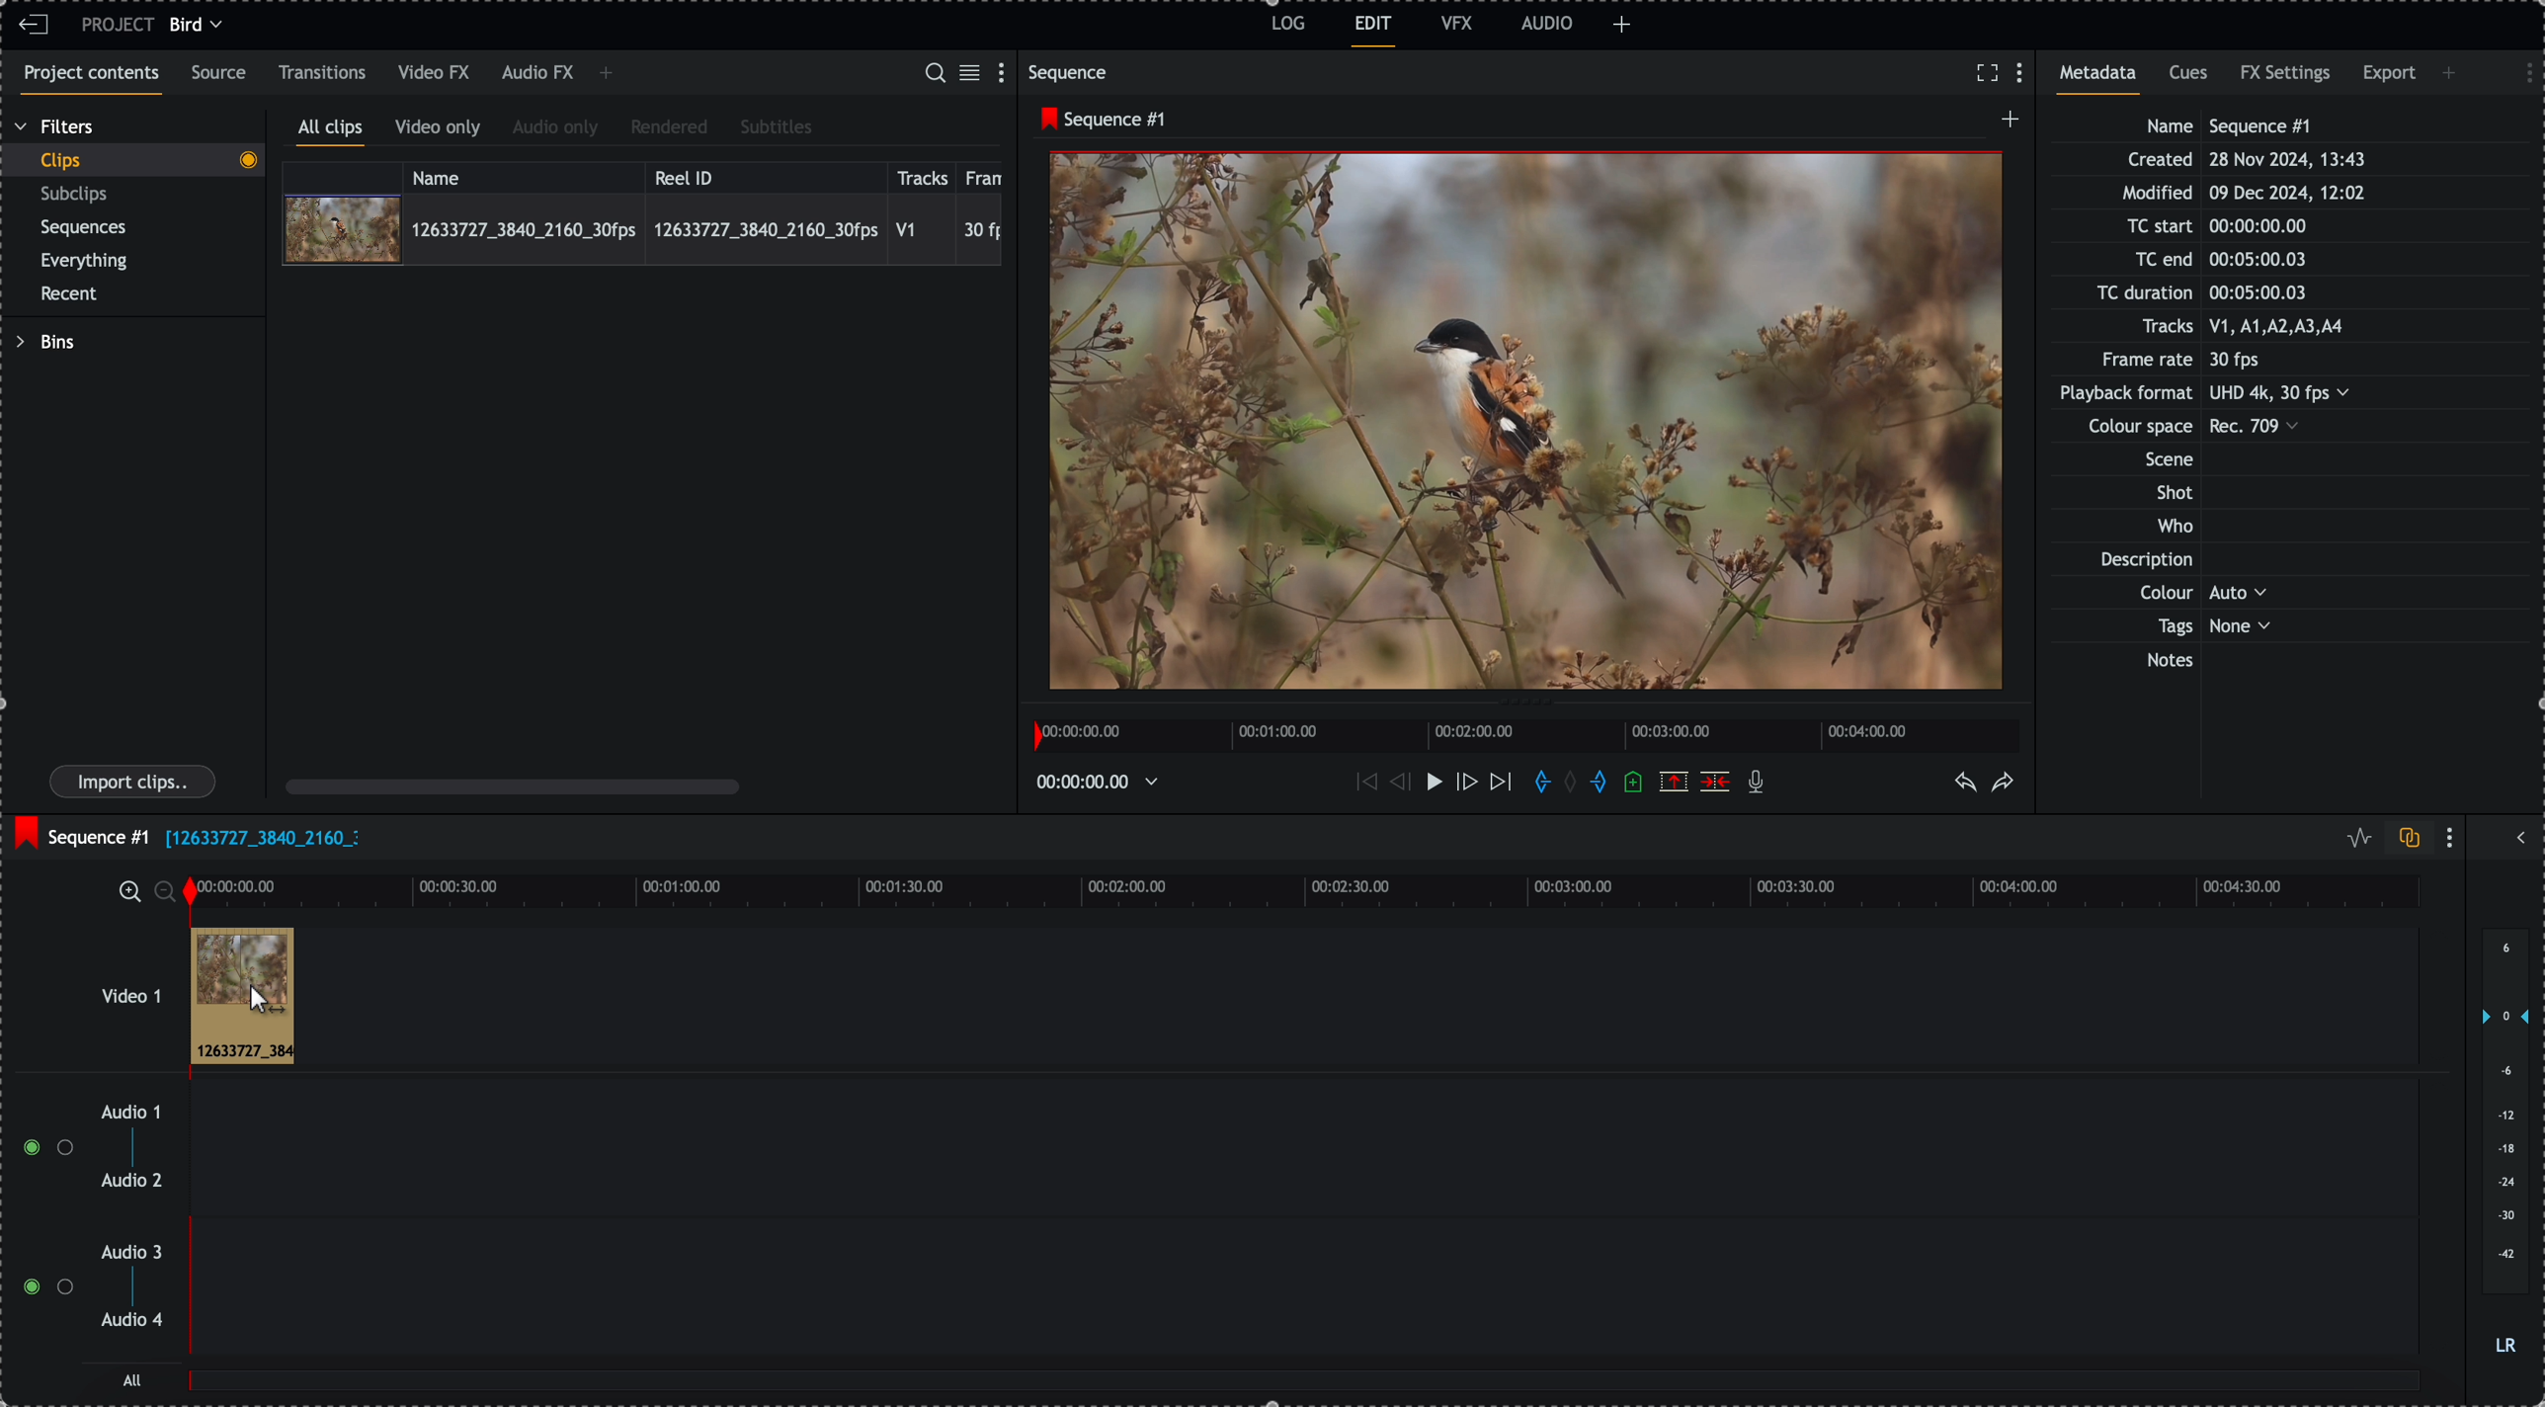  I want to click on frame, so click(988, 175).